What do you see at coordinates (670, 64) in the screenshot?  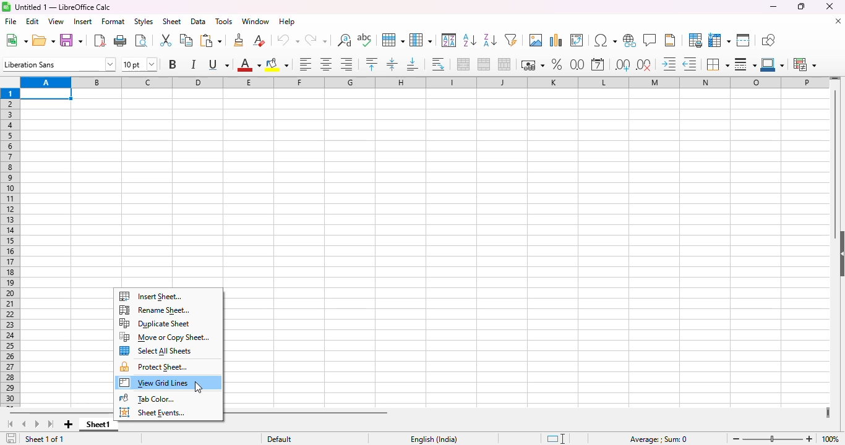 I see `increase indent` at bounding box center [670, 64].